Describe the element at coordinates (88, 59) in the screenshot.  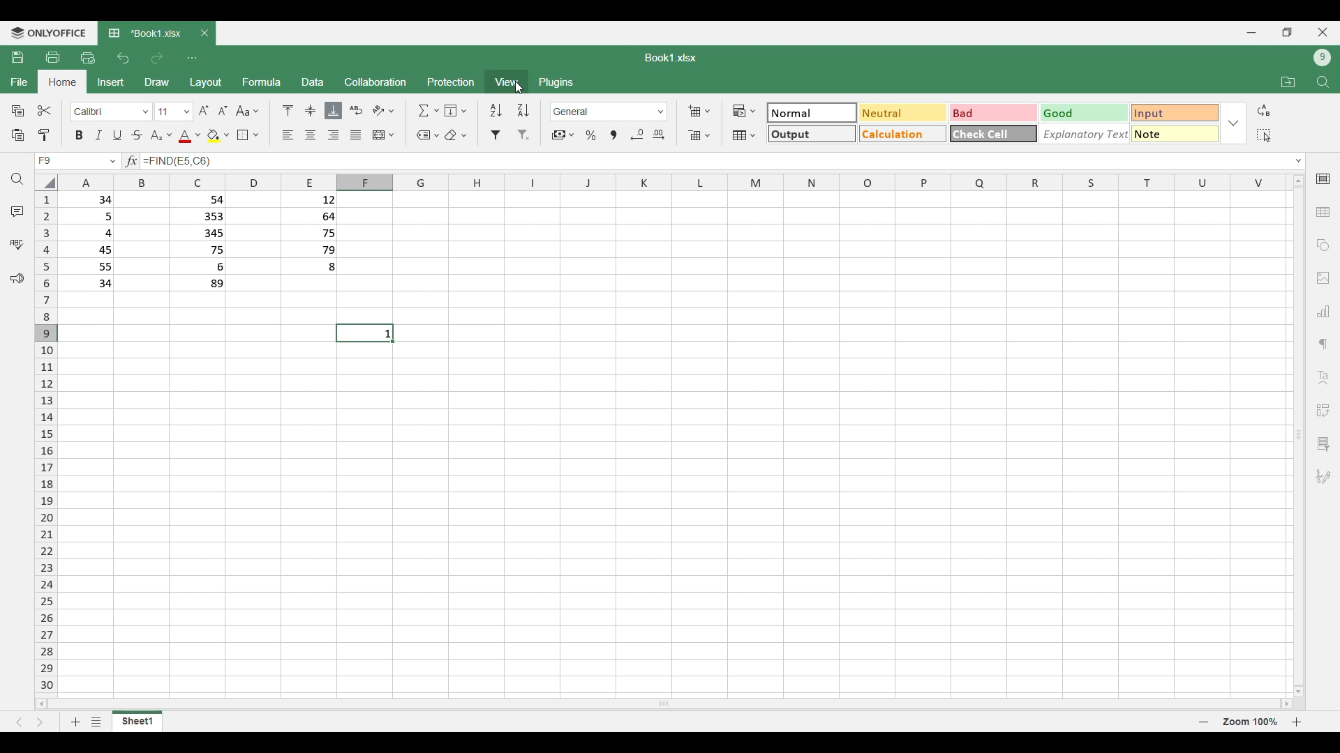
I see `Quick print` at that location.